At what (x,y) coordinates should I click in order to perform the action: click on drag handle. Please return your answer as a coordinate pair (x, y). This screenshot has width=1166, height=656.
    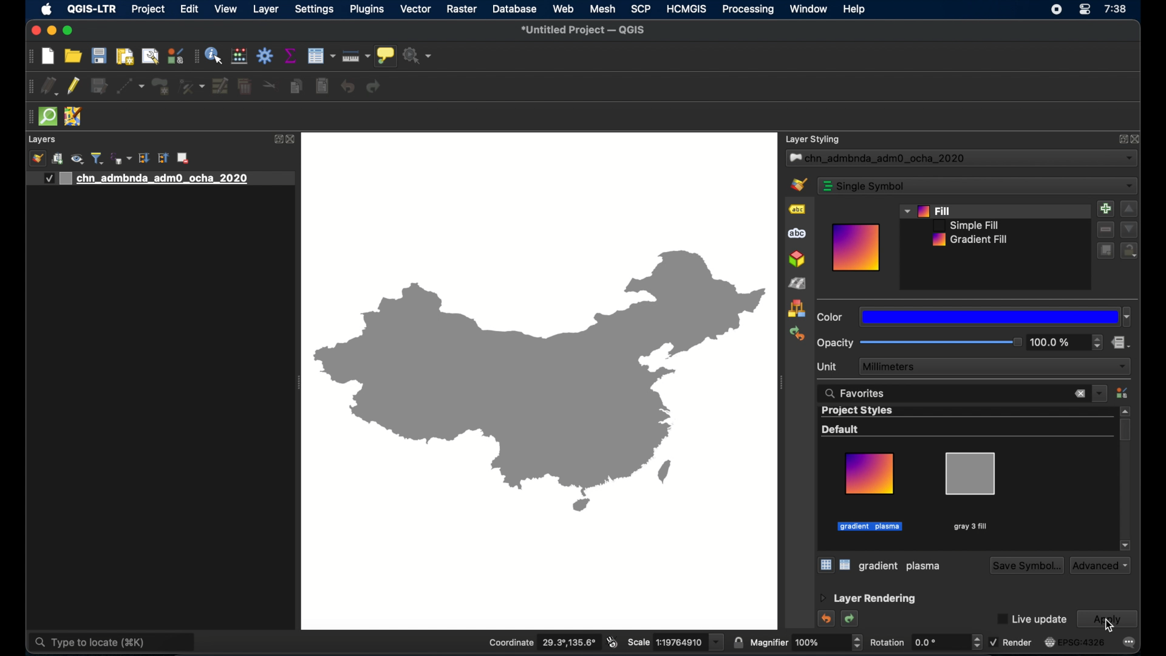
    Looking at the image, I should click on (30, 57).